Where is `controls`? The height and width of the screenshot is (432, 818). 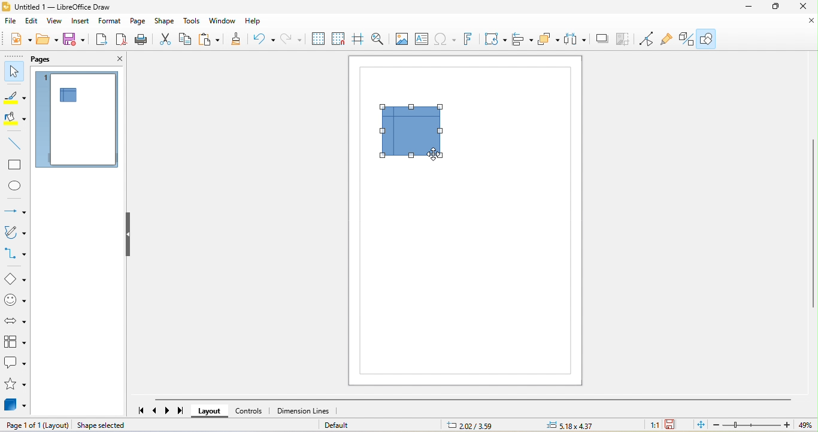 controls is located at coordinates (250, 410).